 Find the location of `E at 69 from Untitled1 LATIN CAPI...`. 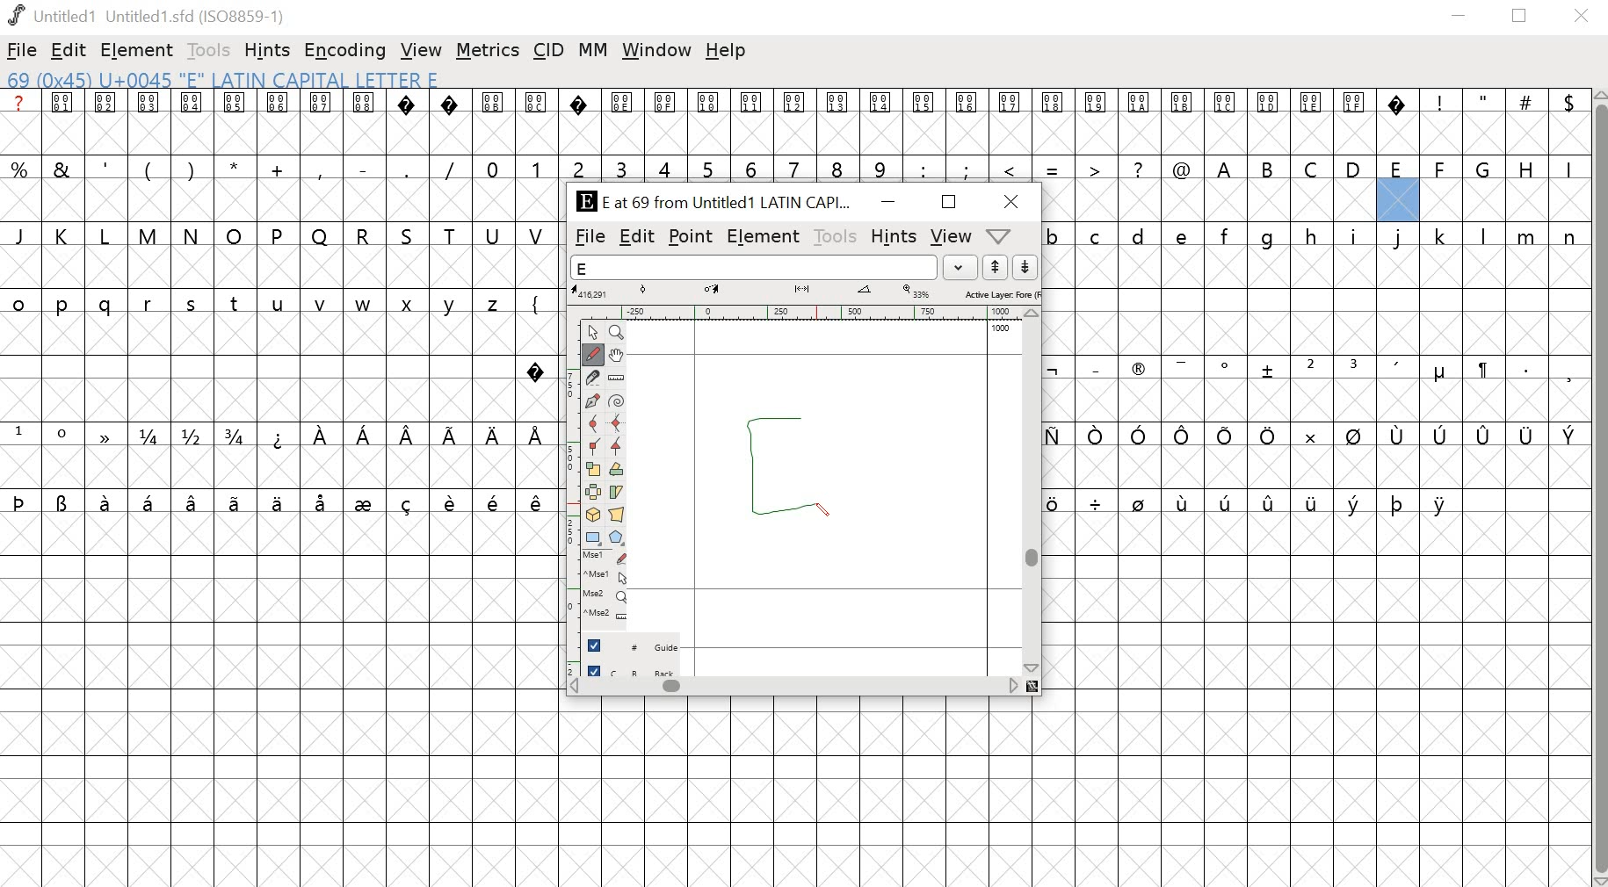

E at 69 from Untitled1 LATIN CAPI... is located at coordinates (711, 203).